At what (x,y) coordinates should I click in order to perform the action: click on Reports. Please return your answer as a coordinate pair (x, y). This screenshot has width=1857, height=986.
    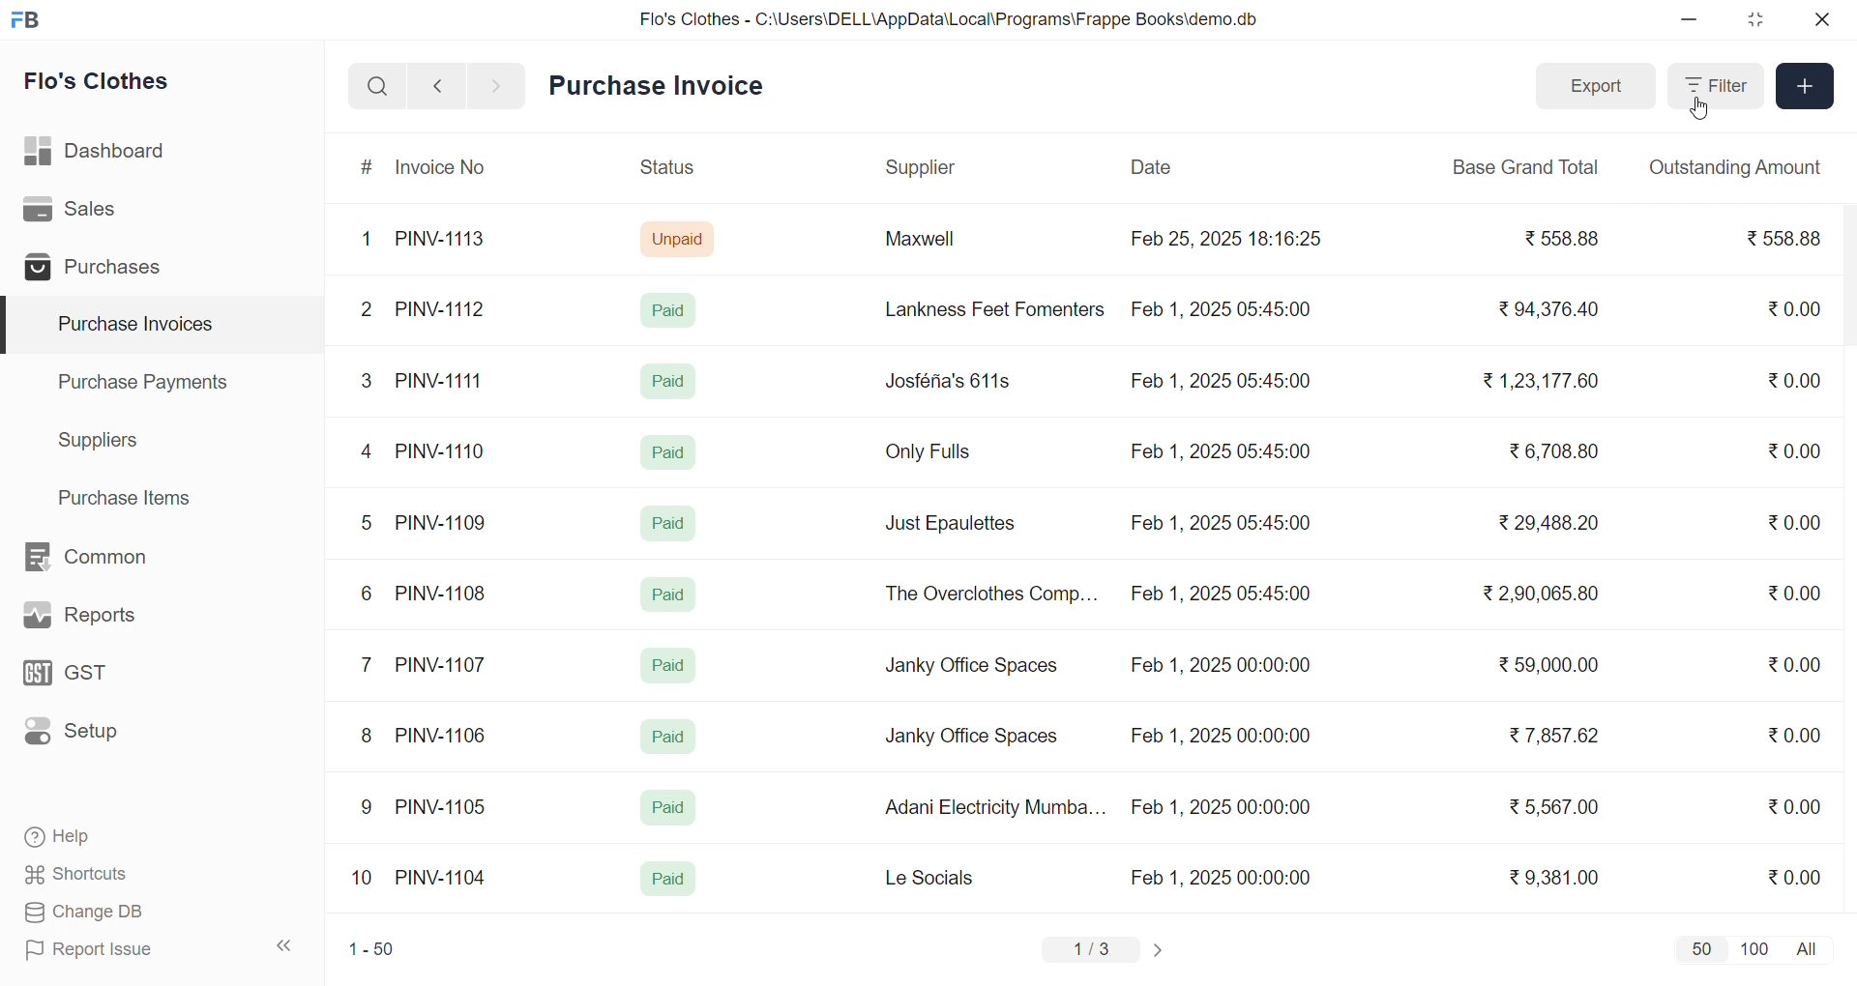
    Looking at the image, I should click on (103, 620).